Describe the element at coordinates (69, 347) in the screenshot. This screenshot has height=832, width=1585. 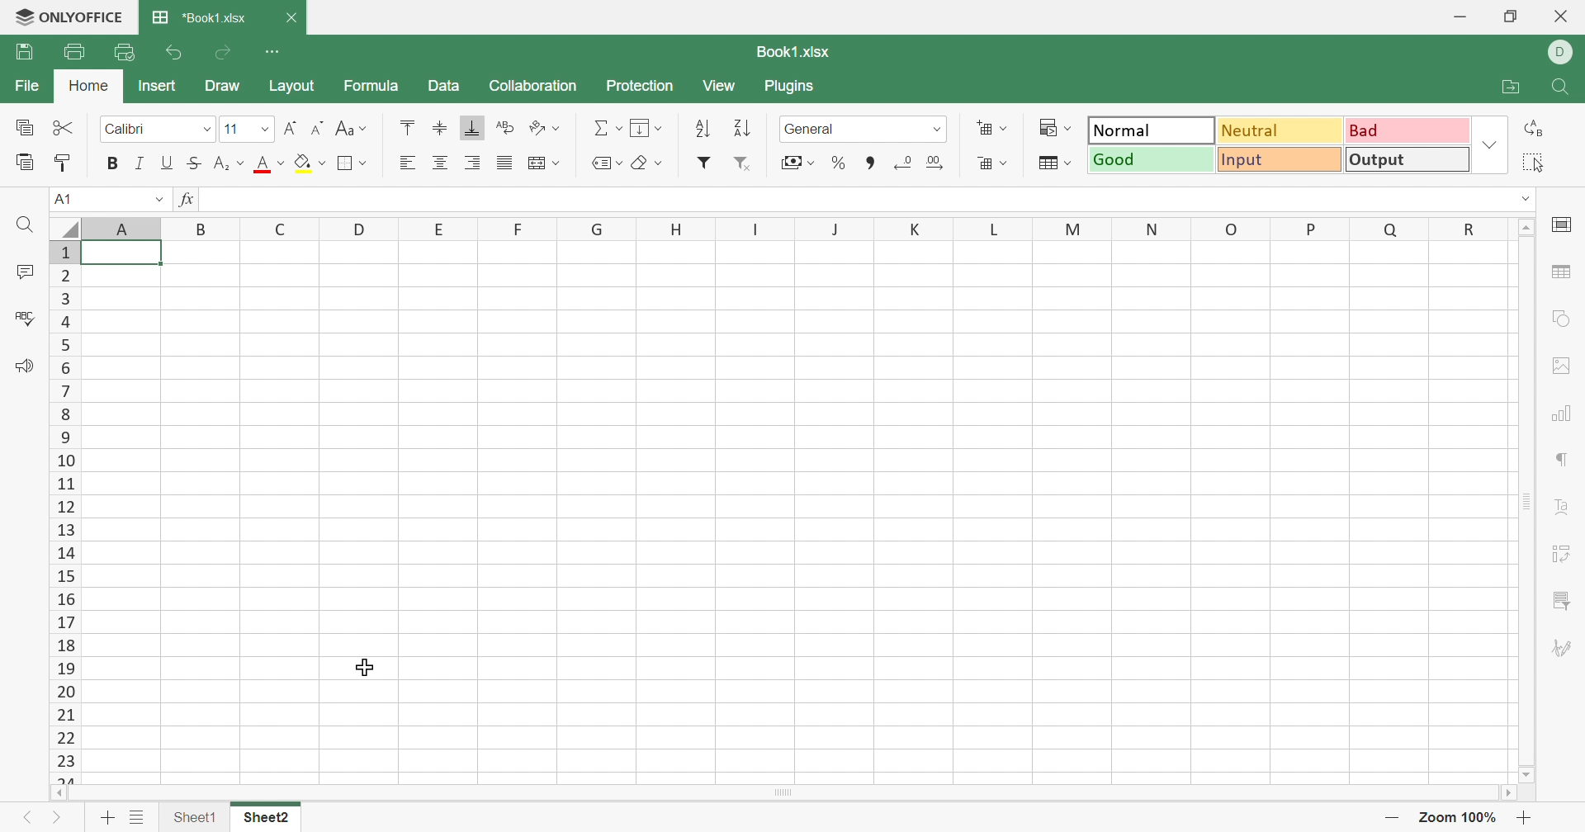
I see `5` at that location.